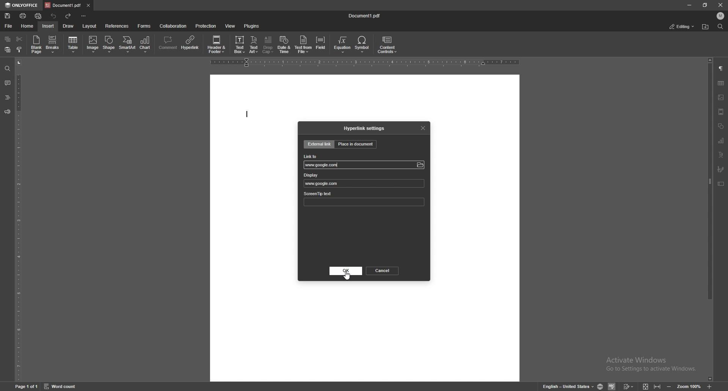 This screenshot has width=728, height=391. I want to click on screentip input, so click(351, 203).